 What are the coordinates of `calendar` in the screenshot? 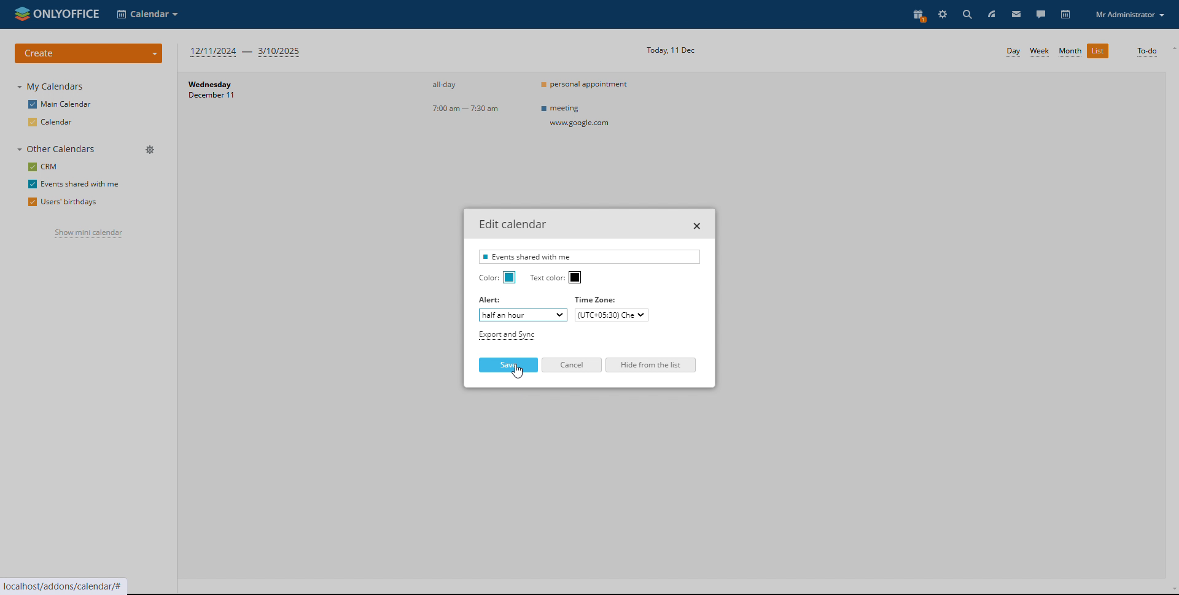 It's located at (1067, 15).